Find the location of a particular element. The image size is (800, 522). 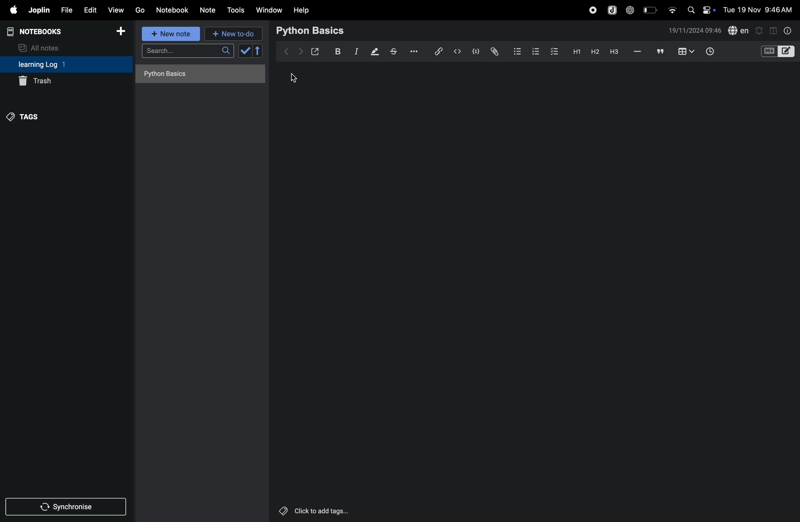

attach file is located at coordinates (494, 51).